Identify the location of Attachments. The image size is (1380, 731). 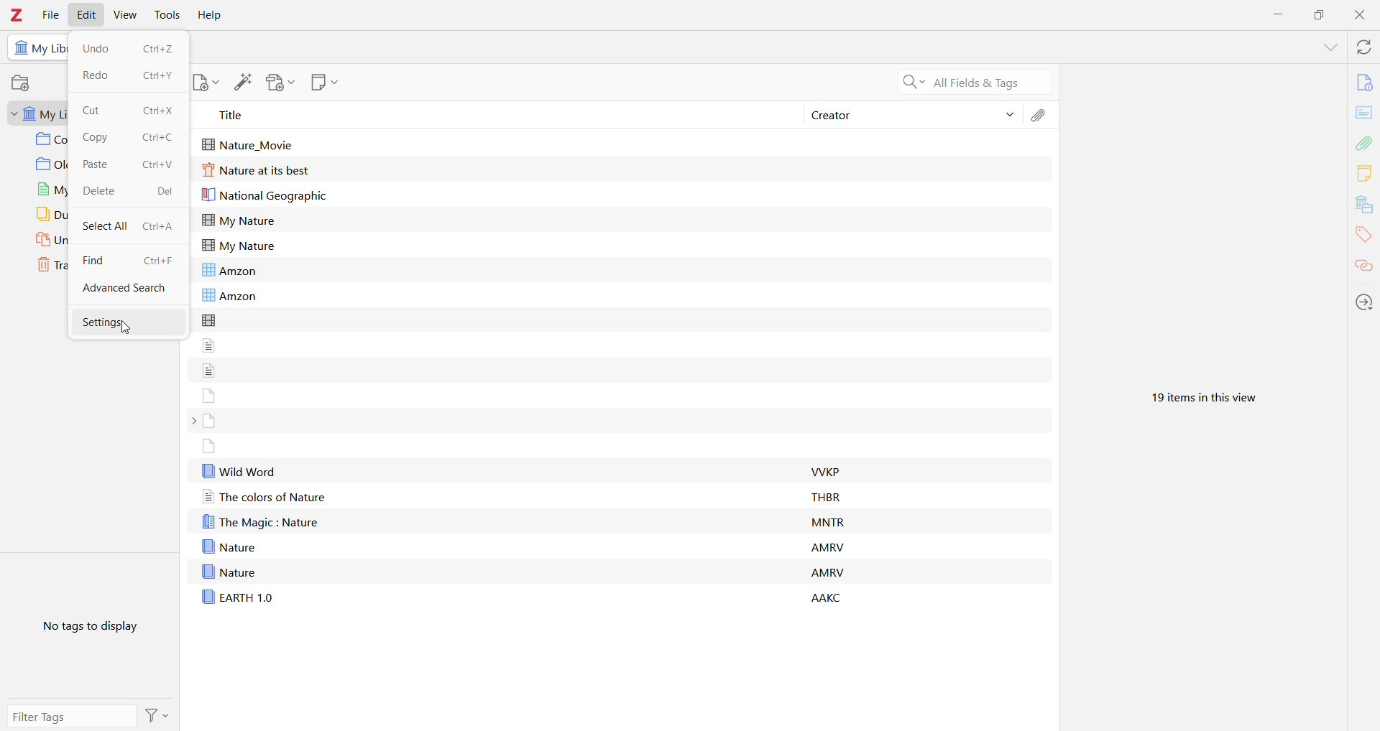
(1039, 116).